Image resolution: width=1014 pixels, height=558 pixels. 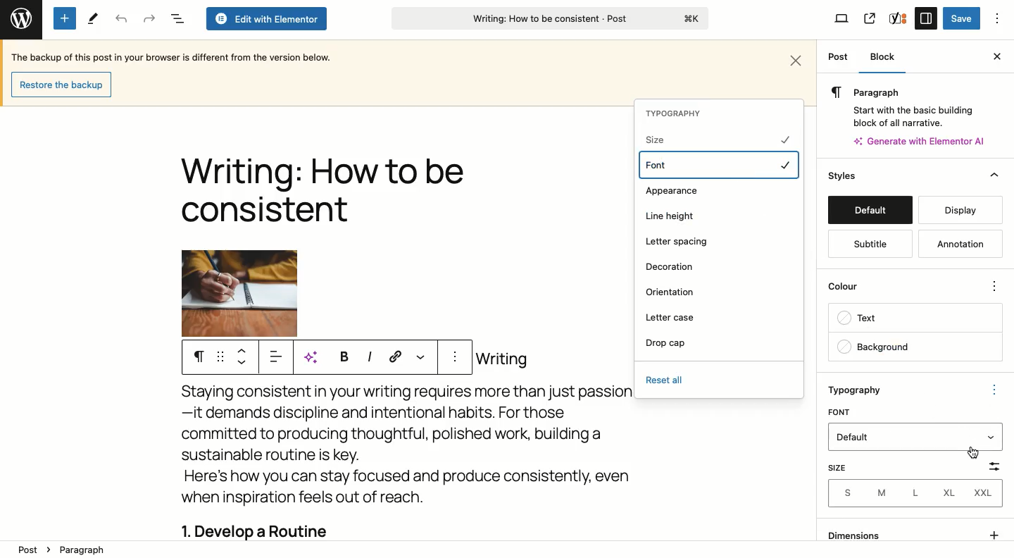 What do you see at coordinates (961, 19) in the screenshot?
I see `Save` at bounding box center [961, 19].